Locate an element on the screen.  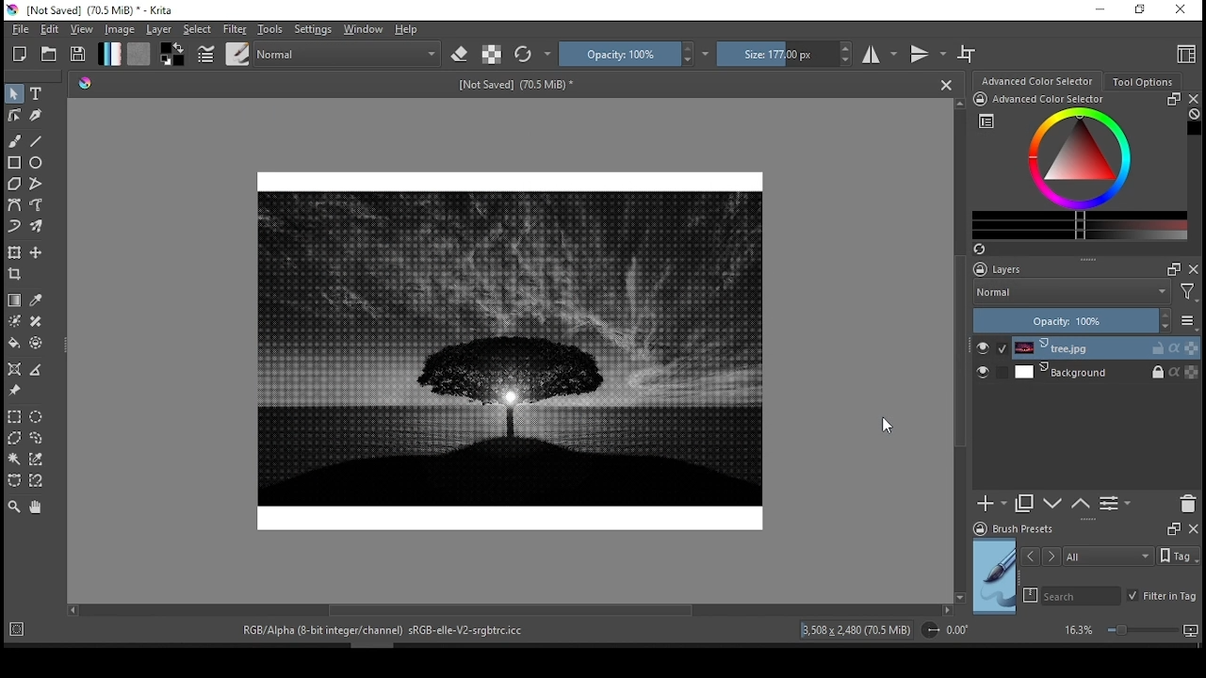
 ellipse selection tool is located at coordinates (36, 416).